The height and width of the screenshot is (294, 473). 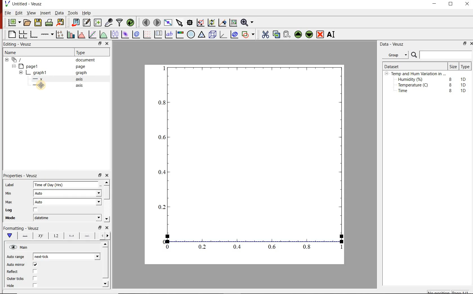 What do you see at coordinates (17, 257) in the screenshot?
I see `Auto range` at bounding box center [17, 257].